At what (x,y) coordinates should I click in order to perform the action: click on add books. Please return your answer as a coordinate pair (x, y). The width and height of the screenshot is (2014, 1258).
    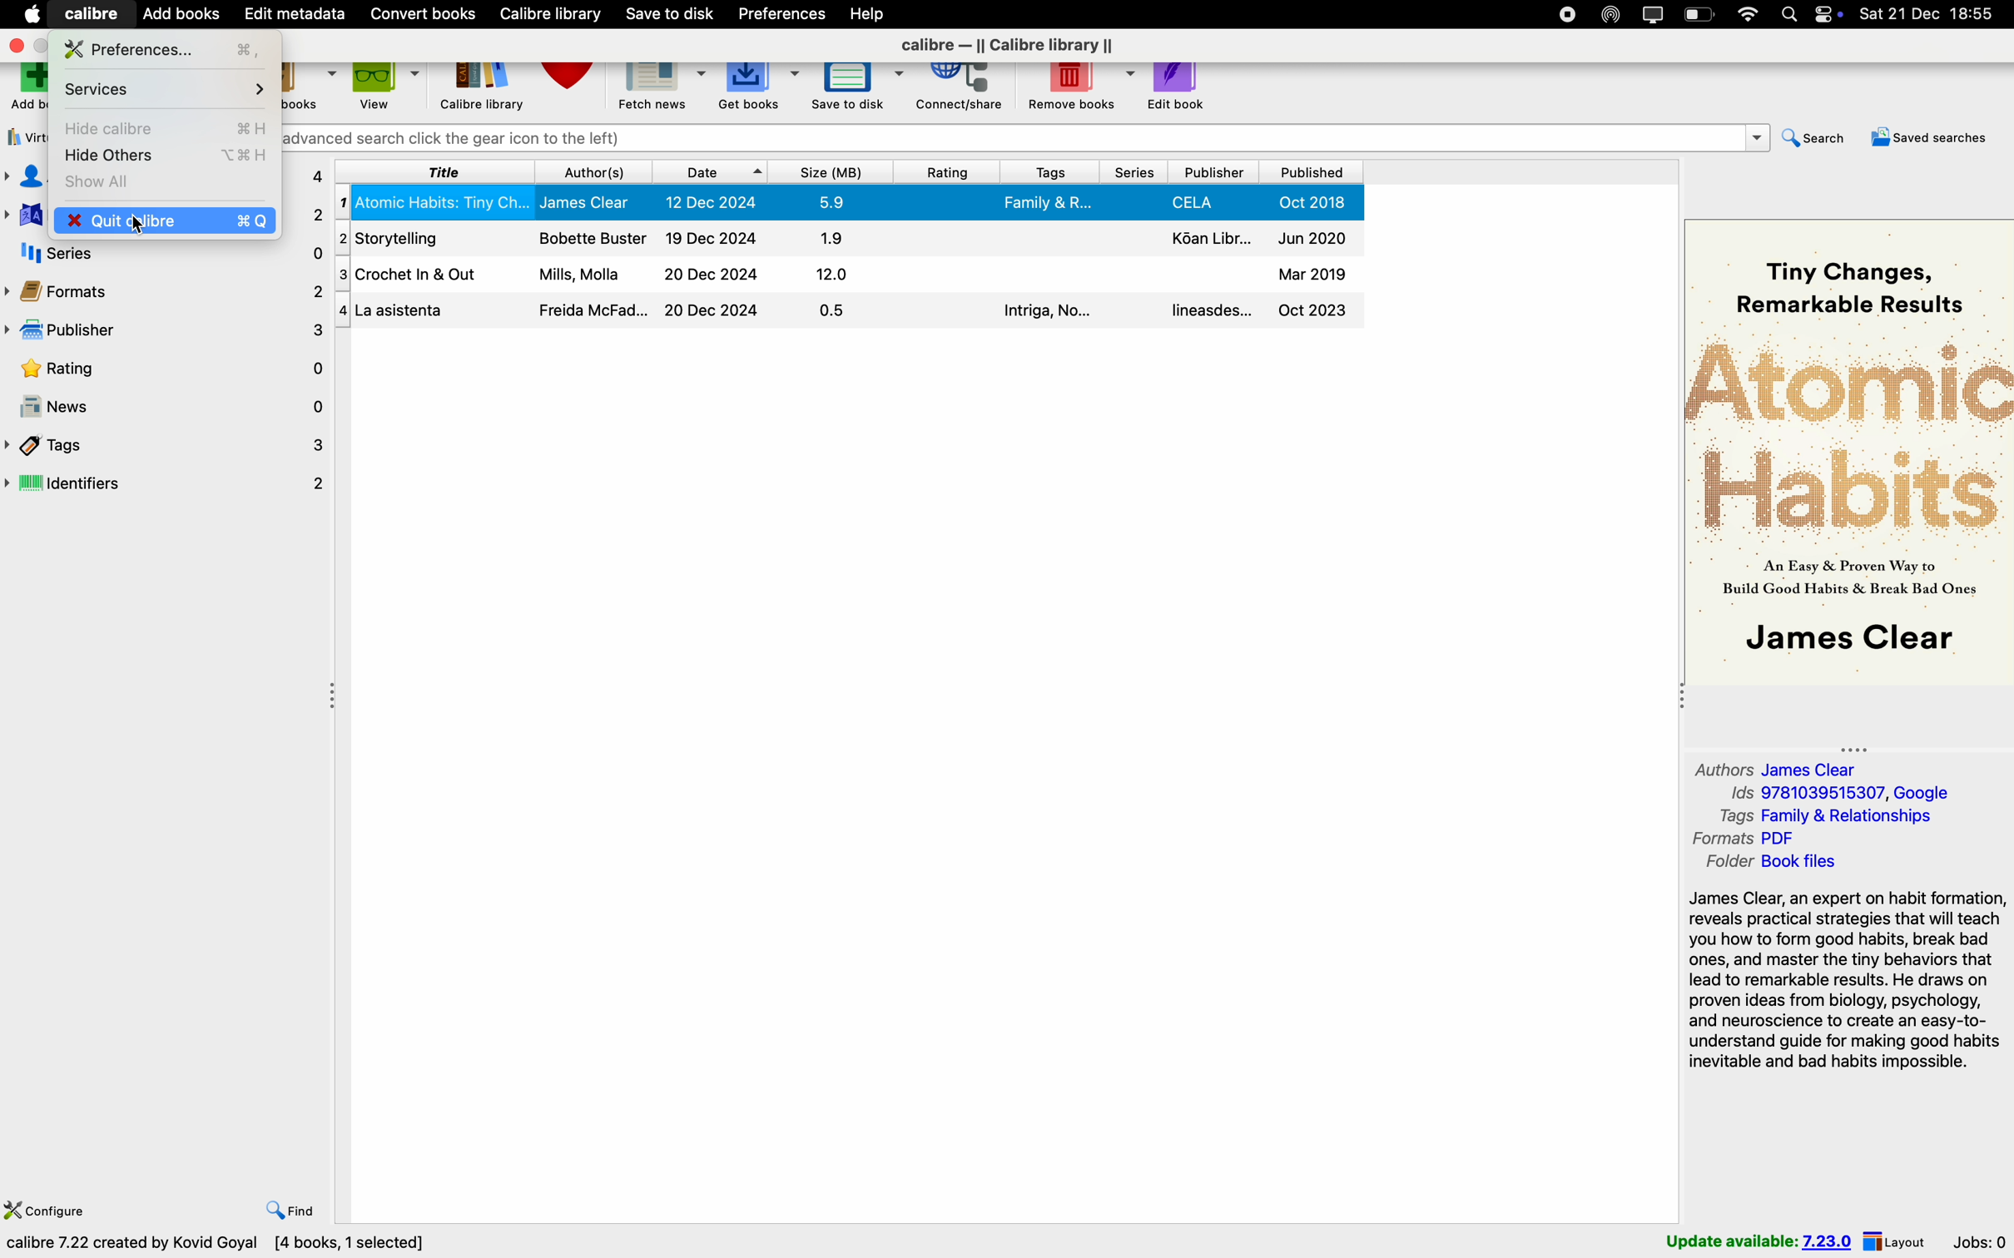
    Looking at the image, I should click on (27, 88).